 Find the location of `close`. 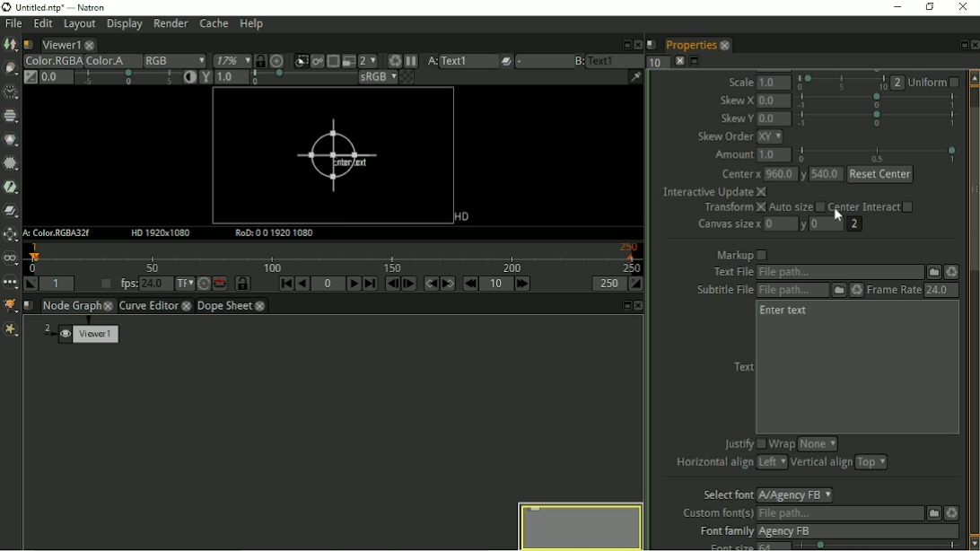

close is located at coordinates (109, 305).